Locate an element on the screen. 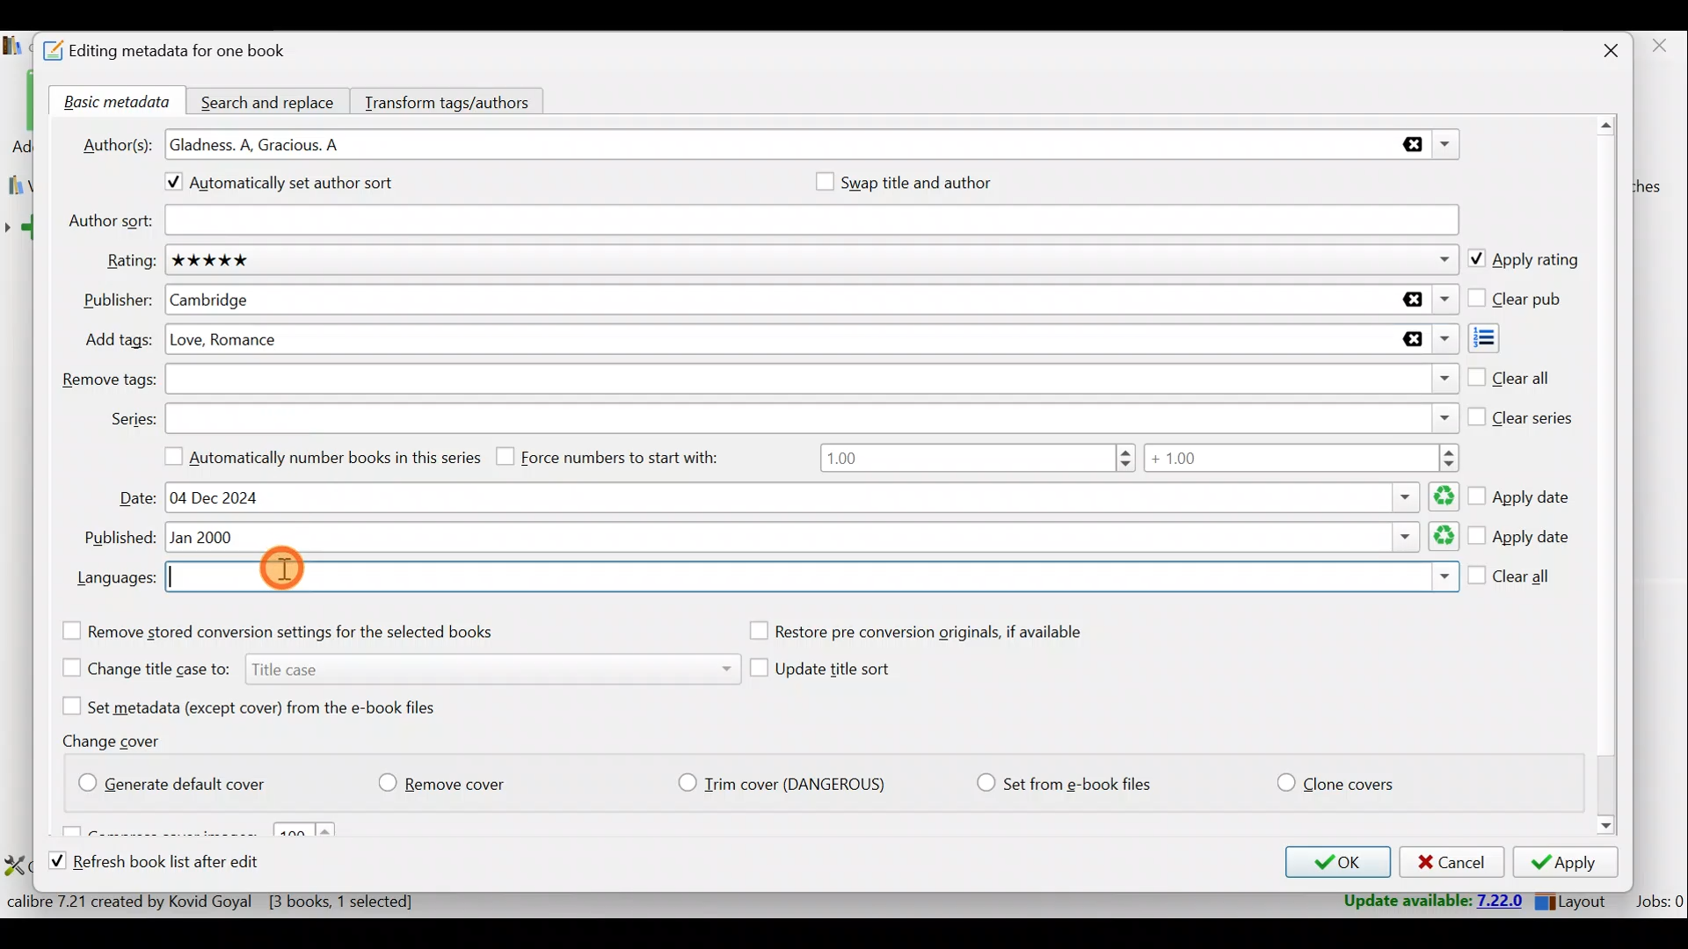 The image size is (1688, 949). Set metadata (except cover) from the e-book files is located at coordinates (271, 706).